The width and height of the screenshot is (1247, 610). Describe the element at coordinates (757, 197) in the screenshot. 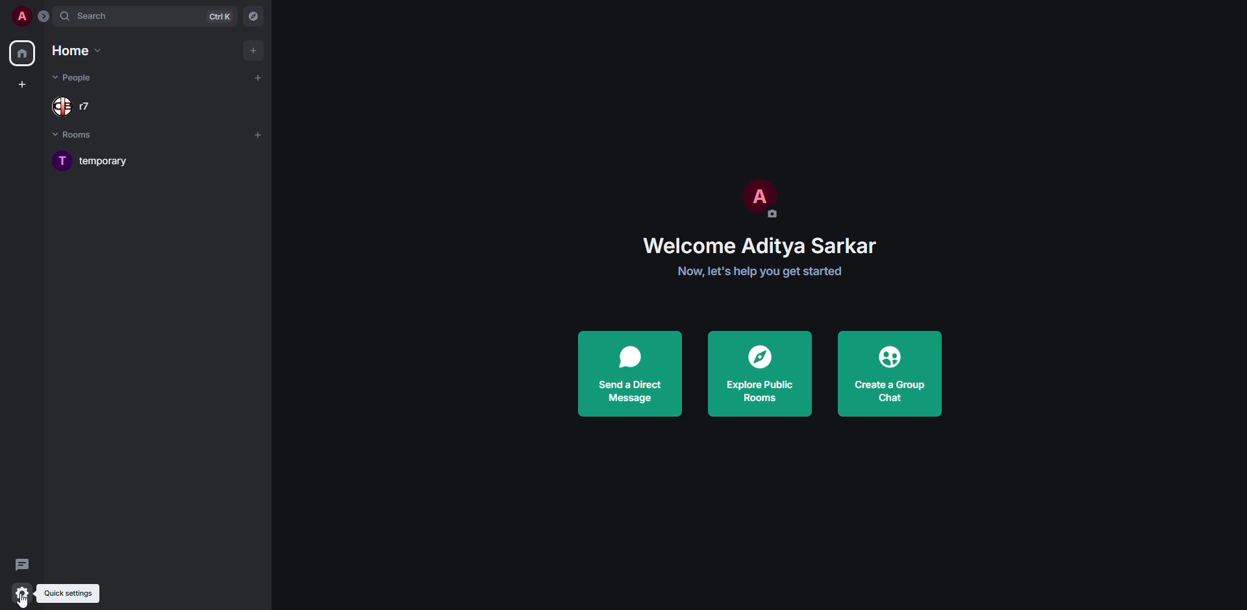

I see `profile pic` at that location.